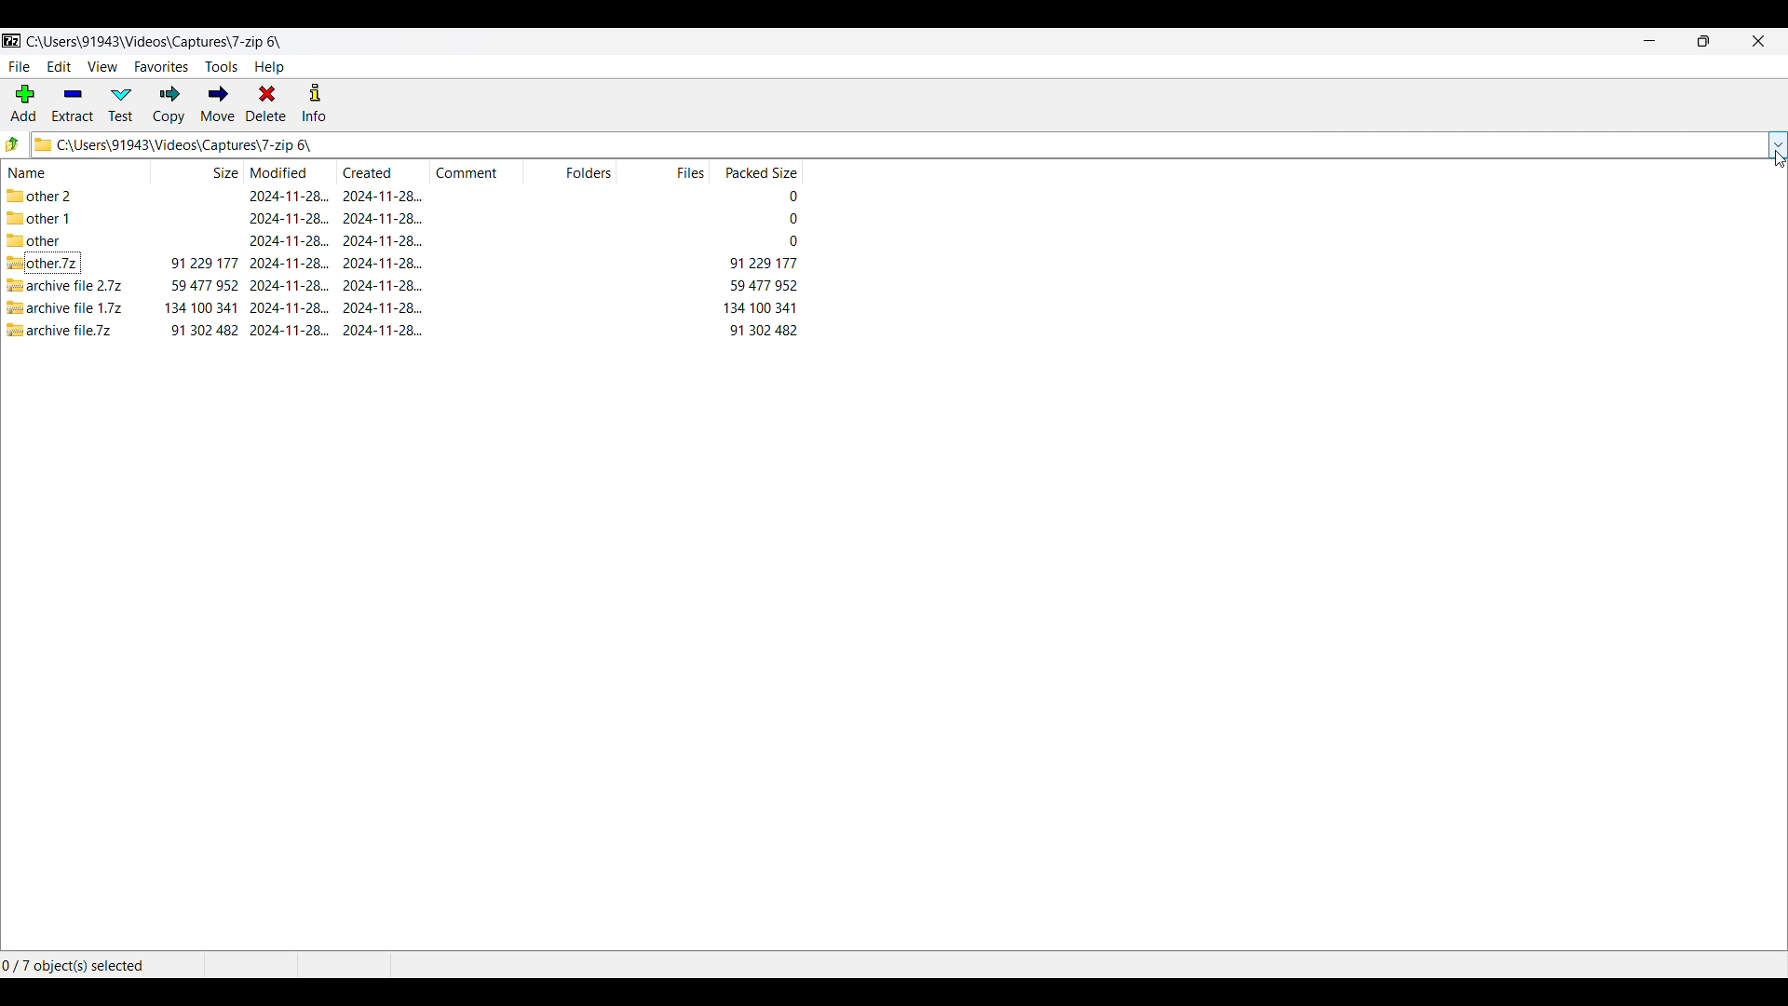 The image size is (1788, 1006). I want to click on Add, so click(23, 102).